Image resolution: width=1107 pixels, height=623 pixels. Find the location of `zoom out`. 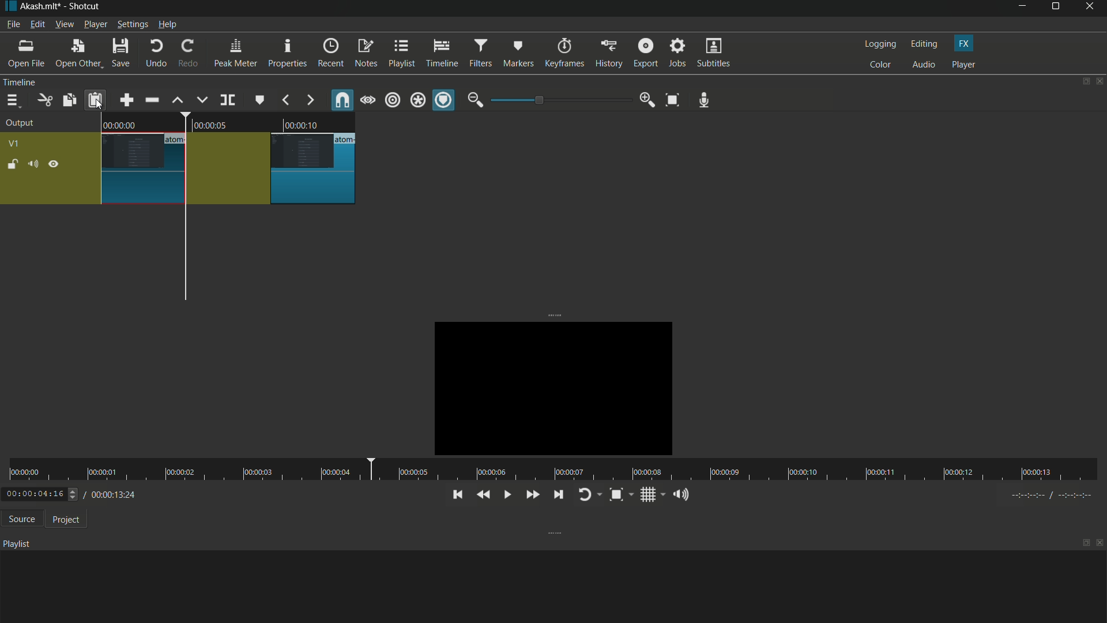

zoom out is located at coordinates (475, 100).